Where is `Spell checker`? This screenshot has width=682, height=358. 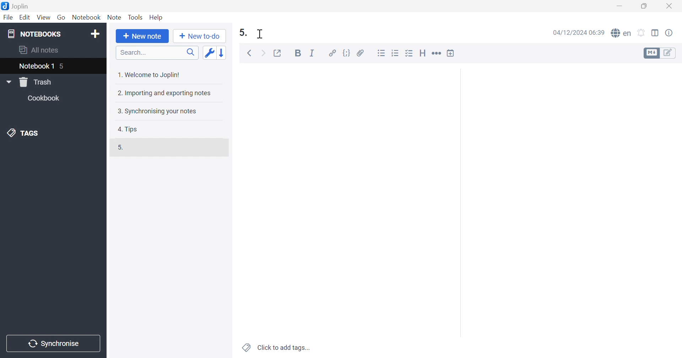
Spell checker is located at coordinates (621, 33).